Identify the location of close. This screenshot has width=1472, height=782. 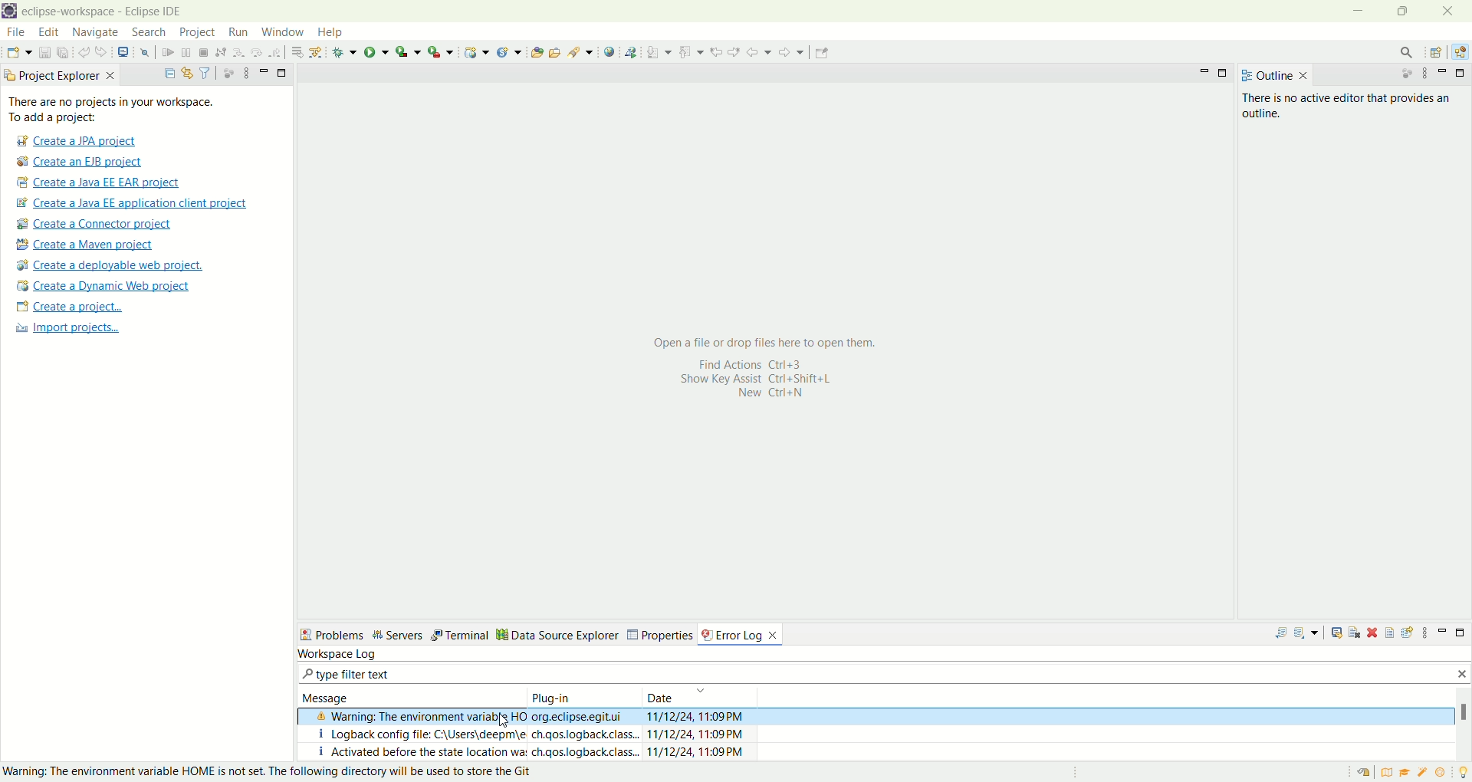
(1453, 11).